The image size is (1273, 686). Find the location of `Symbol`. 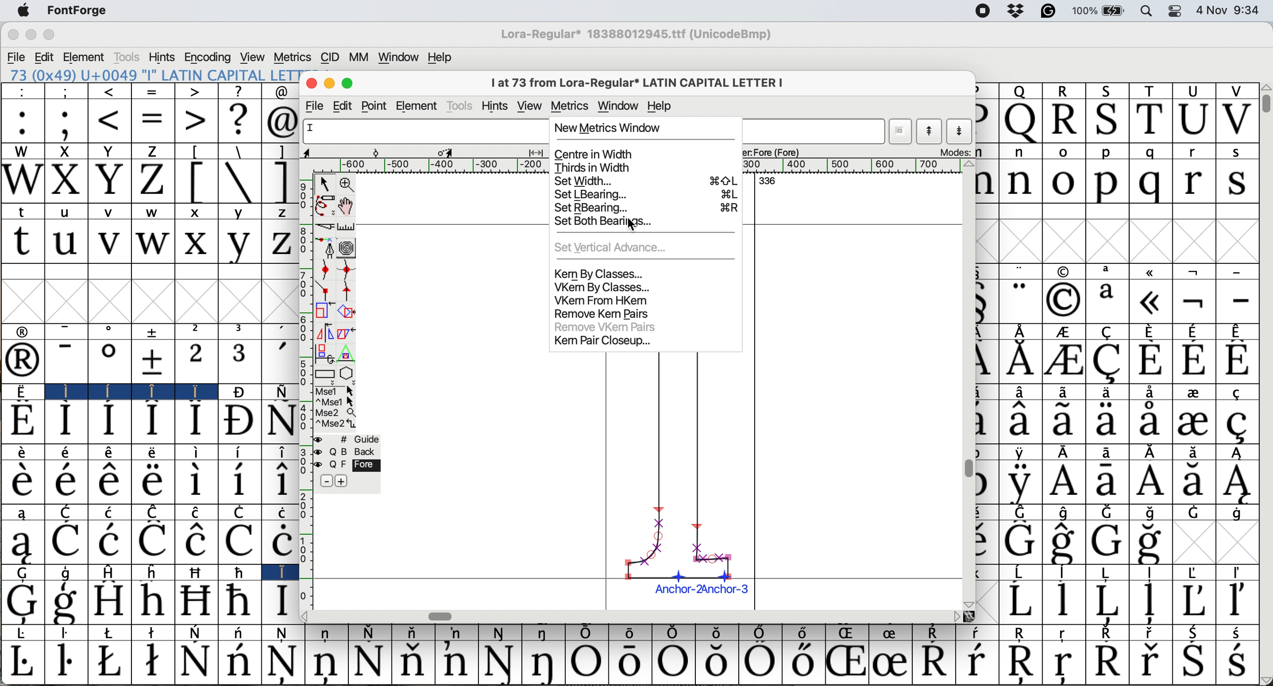

Symbol is located at coordinates (1238, 482).